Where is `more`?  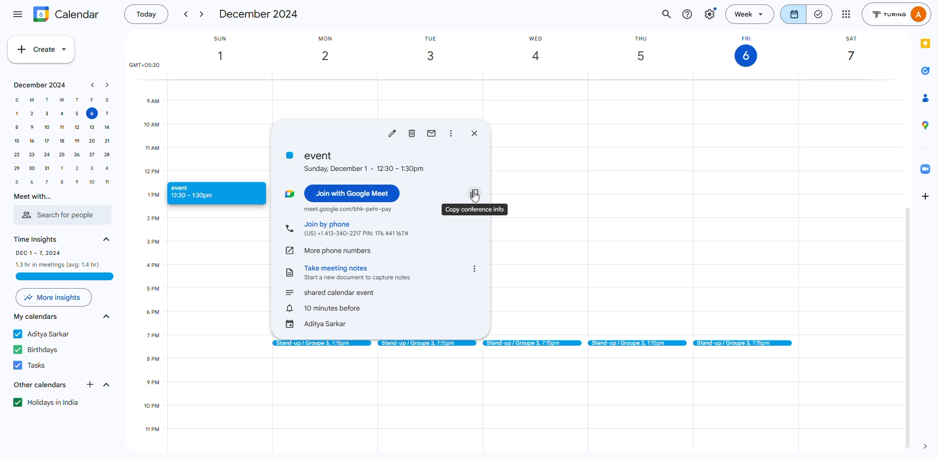 more is located at coordinates (54, 298).